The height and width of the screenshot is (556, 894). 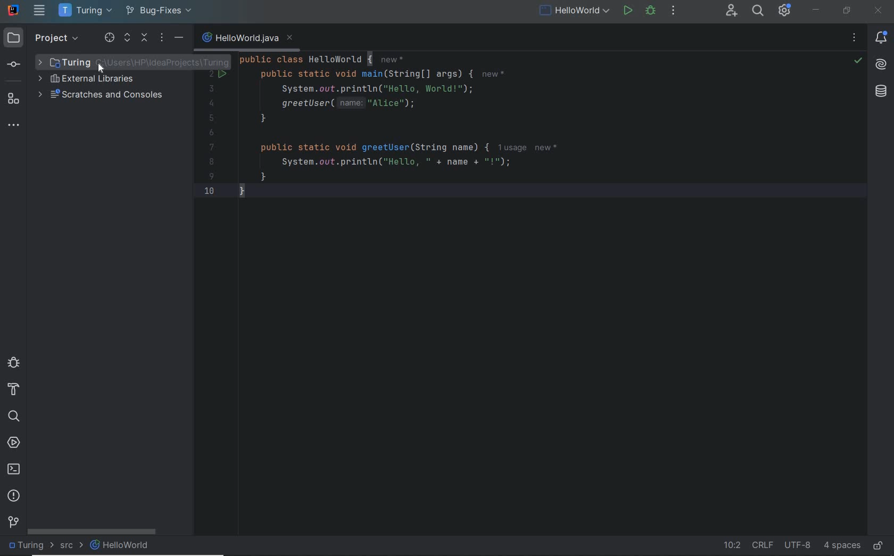 I want to click on 4, so click(x=211, y=103).